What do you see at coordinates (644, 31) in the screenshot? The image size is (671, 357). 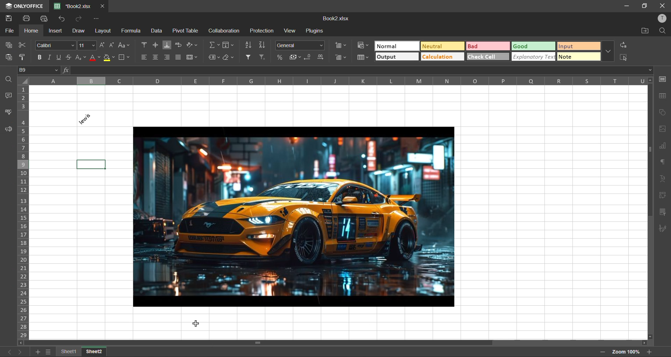 I see `open location` at bounding box center [644, 31].